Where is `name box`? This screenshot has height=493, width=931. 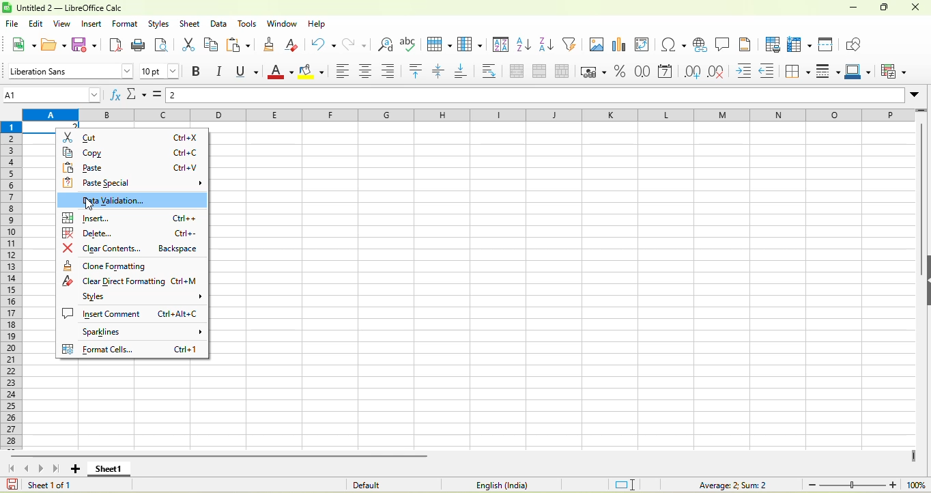 name box is located at coordinates (53, 94).